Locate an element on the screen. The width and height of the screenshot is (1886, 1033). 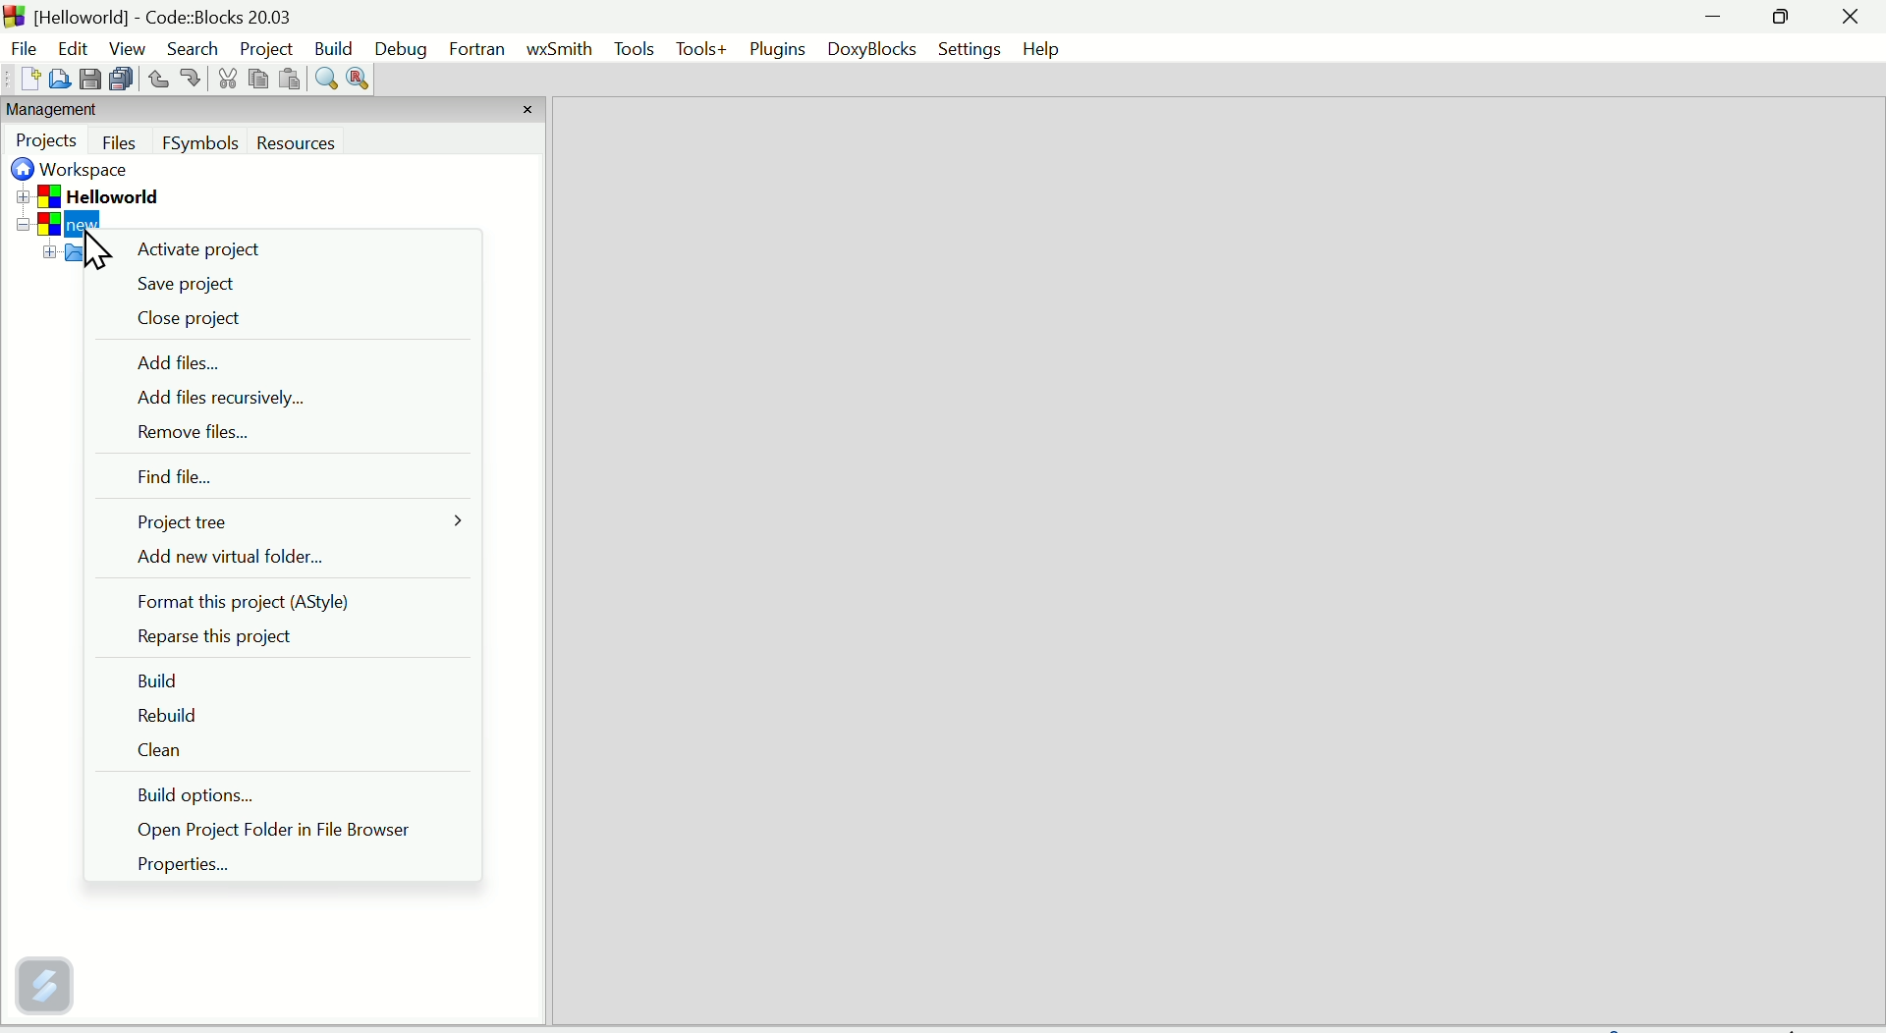
Search is located at coordinates (192, 49).